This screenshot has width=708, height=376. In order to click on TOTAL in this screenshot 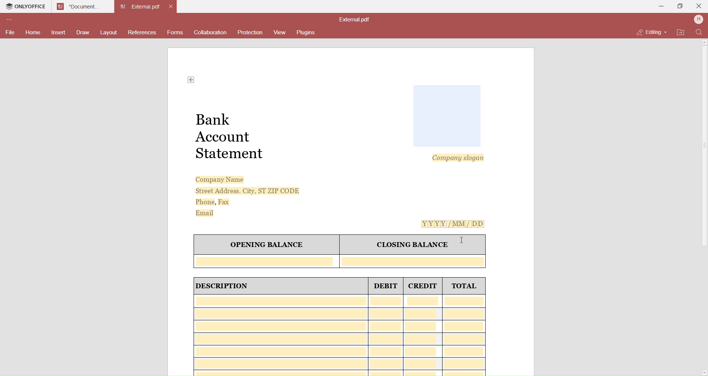, I will do `click(464, 287)`.